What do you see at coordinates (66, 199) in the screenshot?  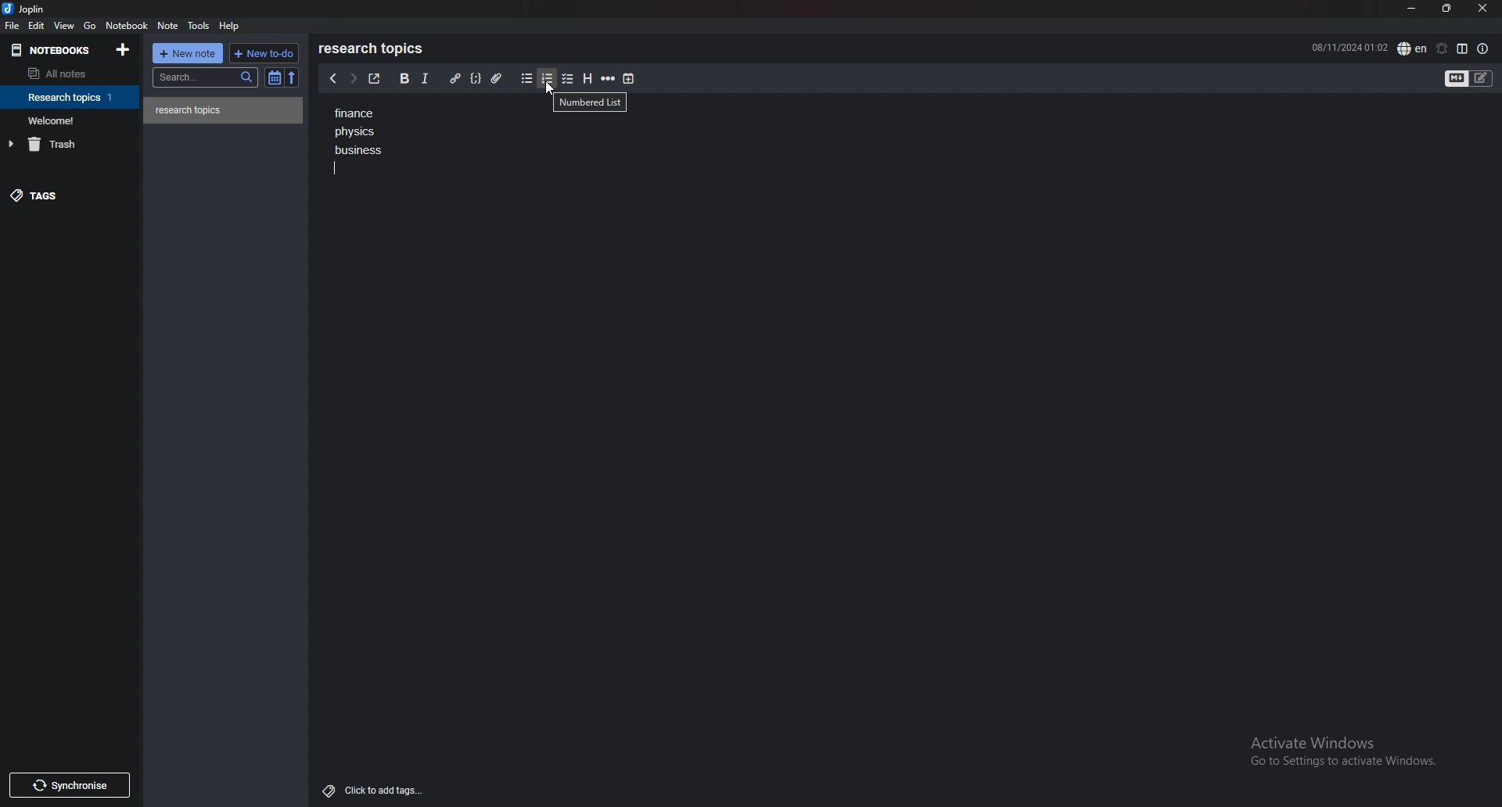 I see `tags` at bounding box center [66, 199].